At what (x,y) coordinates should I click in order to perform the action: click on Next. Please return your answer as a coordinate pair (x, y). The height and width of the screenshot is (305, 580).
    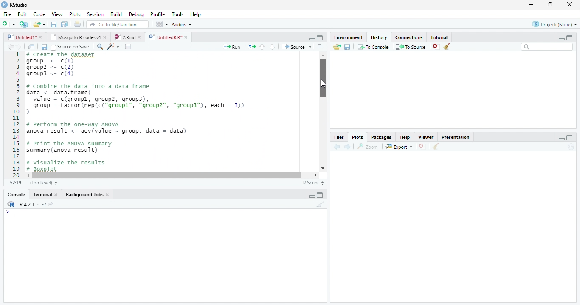
    Looking at the image, I should click on (348, 147).